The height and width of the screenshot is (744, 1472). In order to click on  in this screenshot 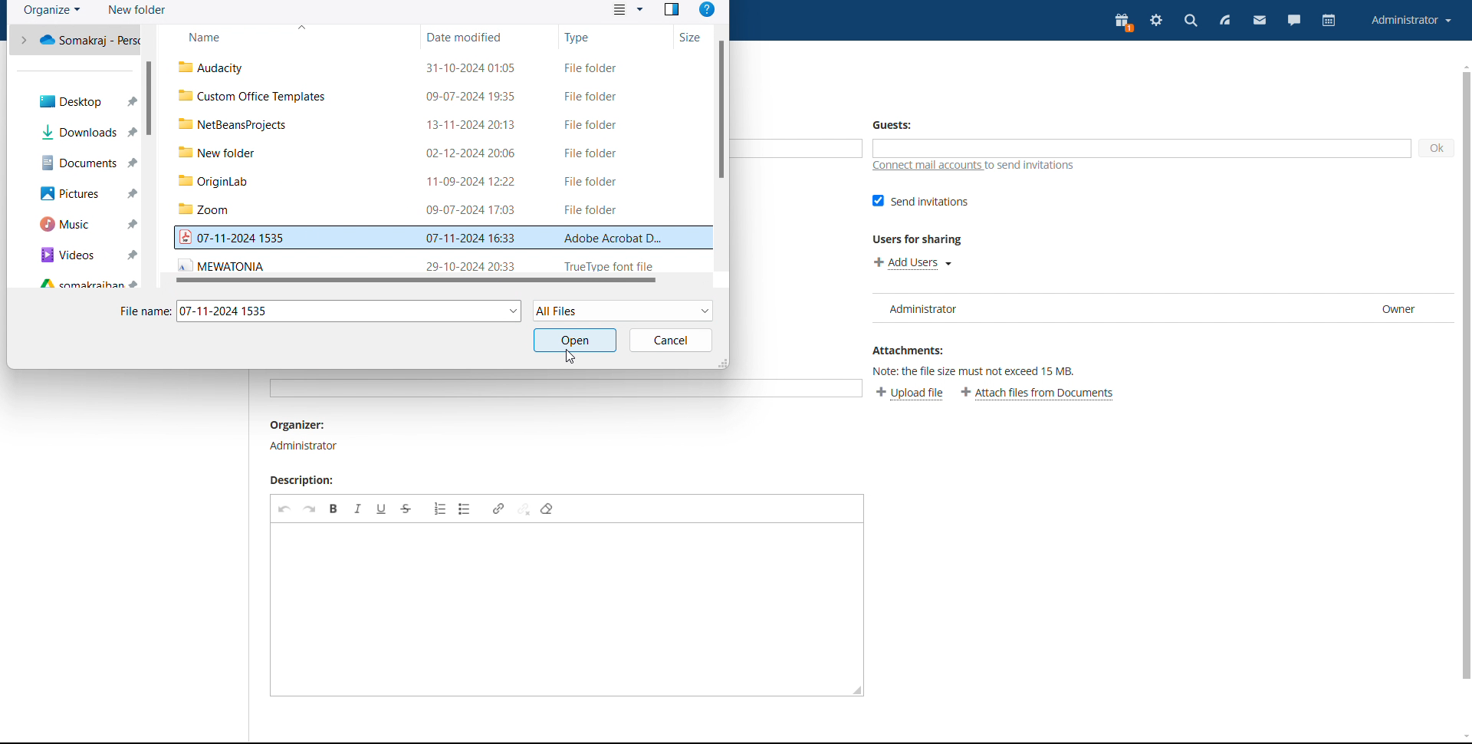, I will do `click(558, 392)`.